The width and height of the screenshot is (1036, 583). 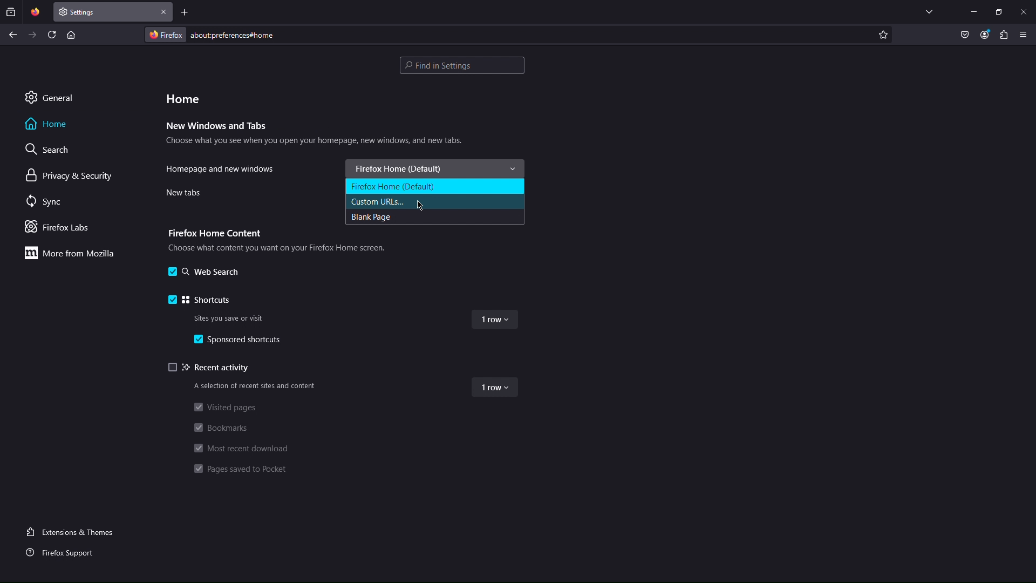 I want to click on Add to favorite, so click(x=883, y=35).